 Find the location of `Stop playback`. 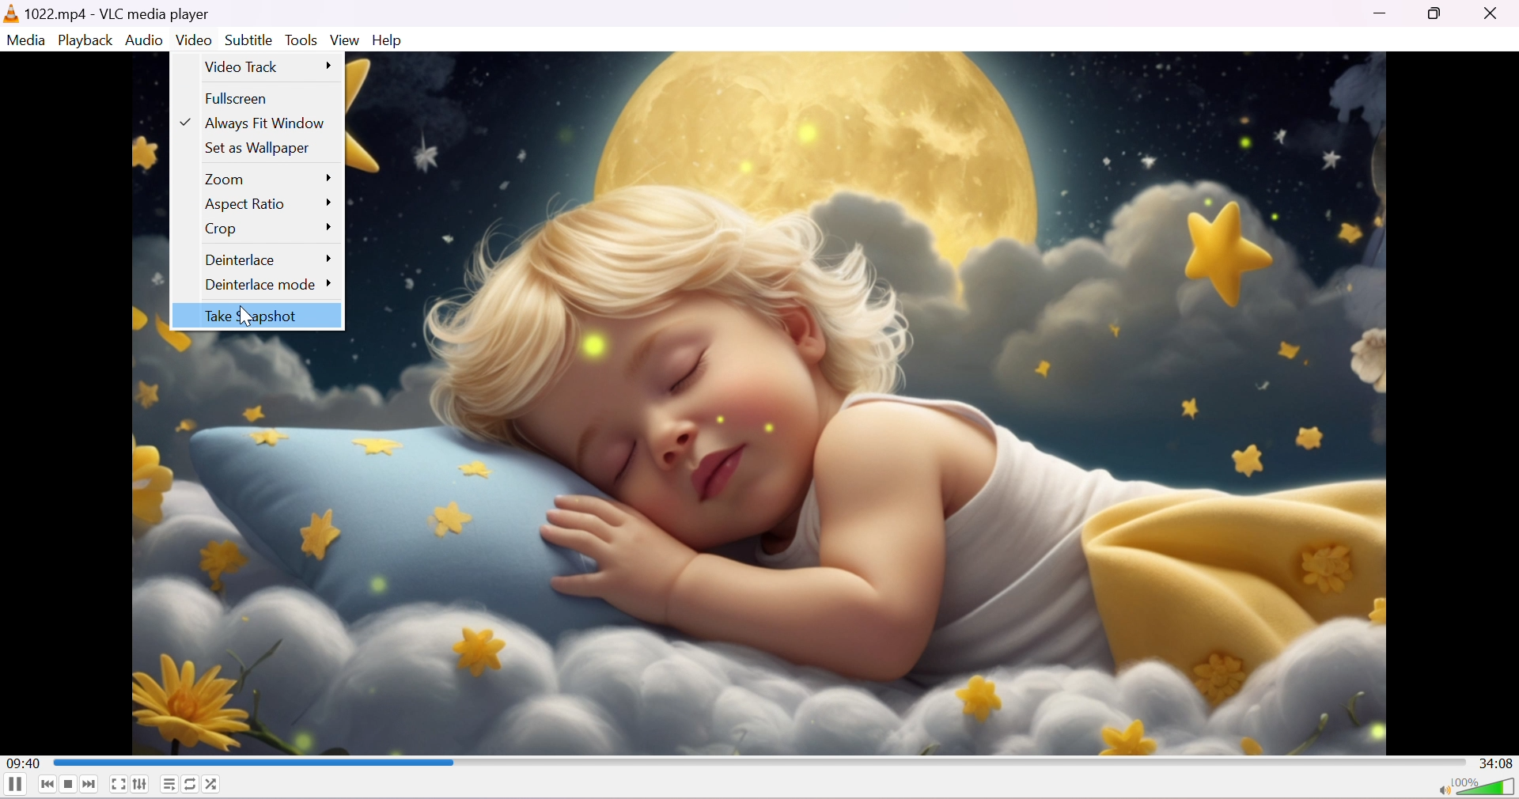

Stop playback is located at coordinates (70, 784).